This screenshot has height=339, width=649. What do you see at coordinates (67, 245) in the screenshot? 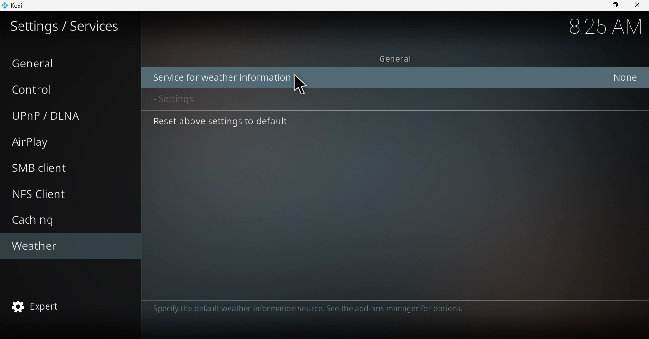
I see `Weather` at bounding box center [67, 245].